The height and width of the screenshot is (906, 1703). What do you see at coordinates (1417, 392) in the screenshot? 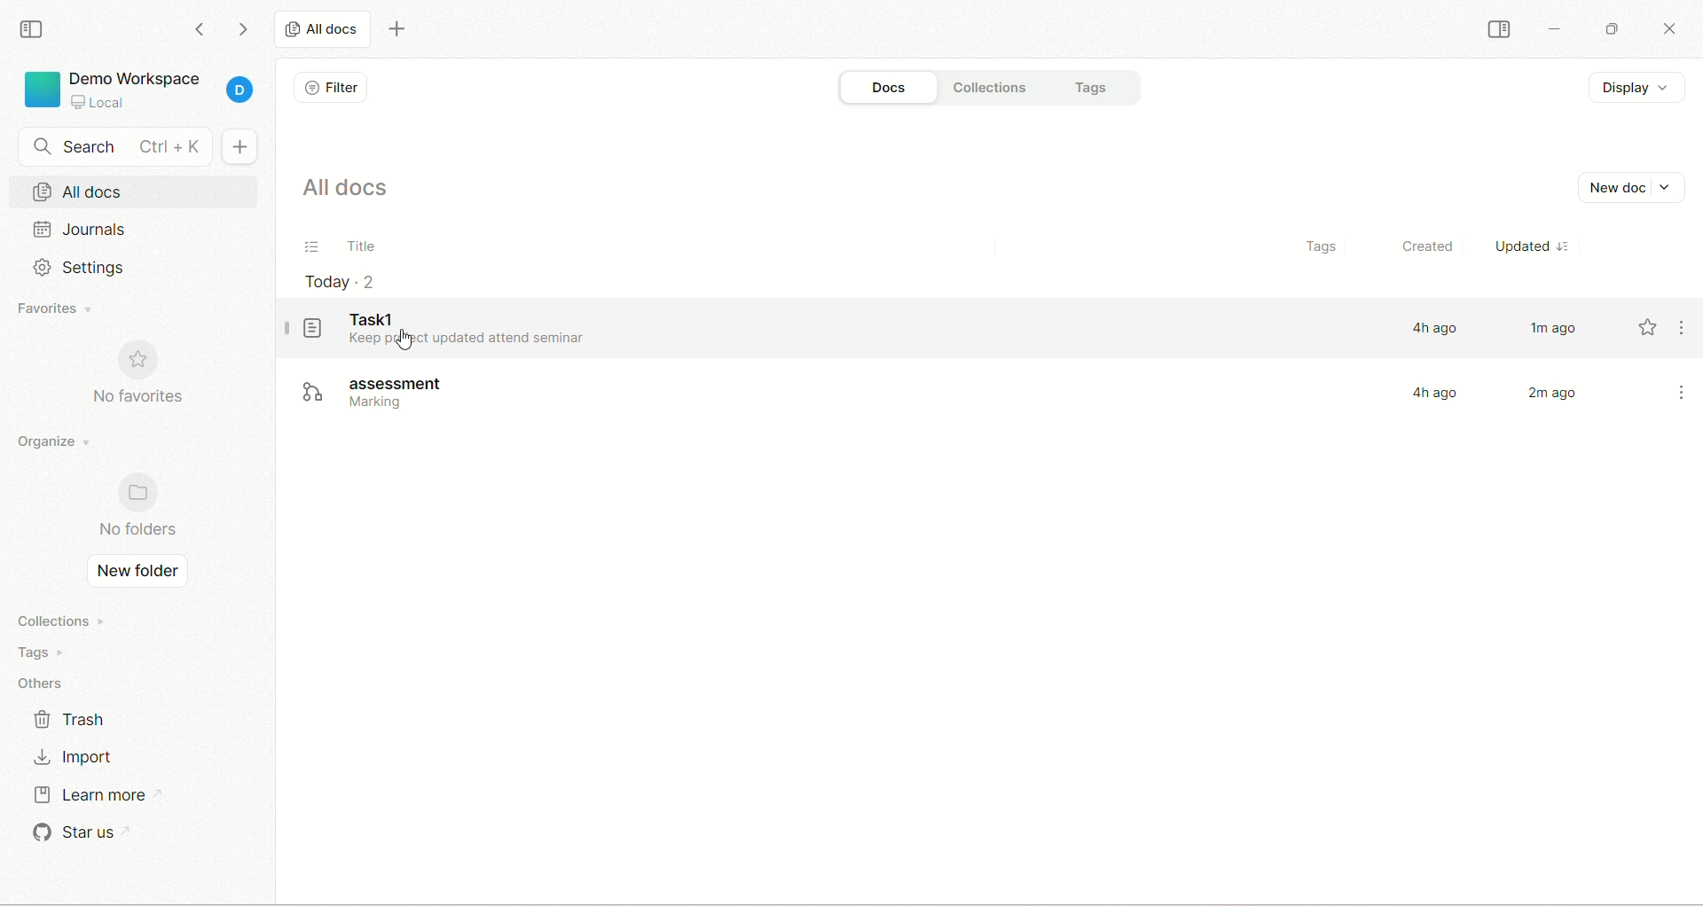
I see `4h ago` at bounding box center [1417, 392].